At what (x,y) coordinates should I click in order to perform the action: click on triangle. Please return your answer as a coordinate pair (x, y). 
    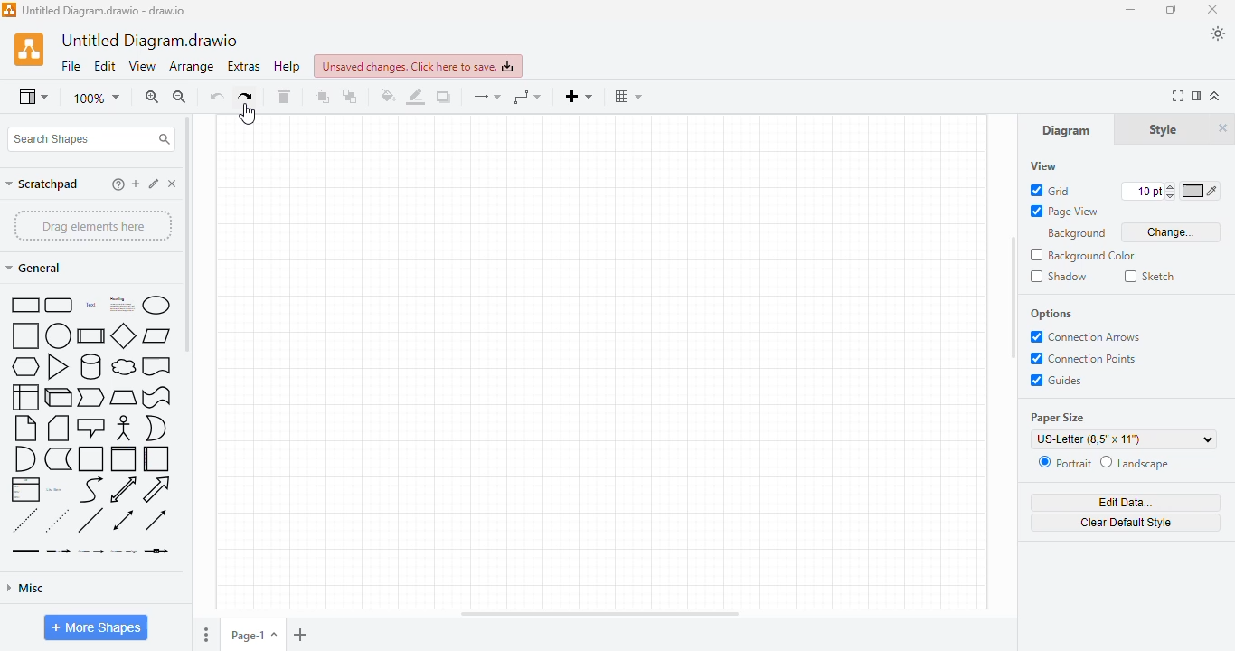
    Looking at the image, I should click on (59, 367).